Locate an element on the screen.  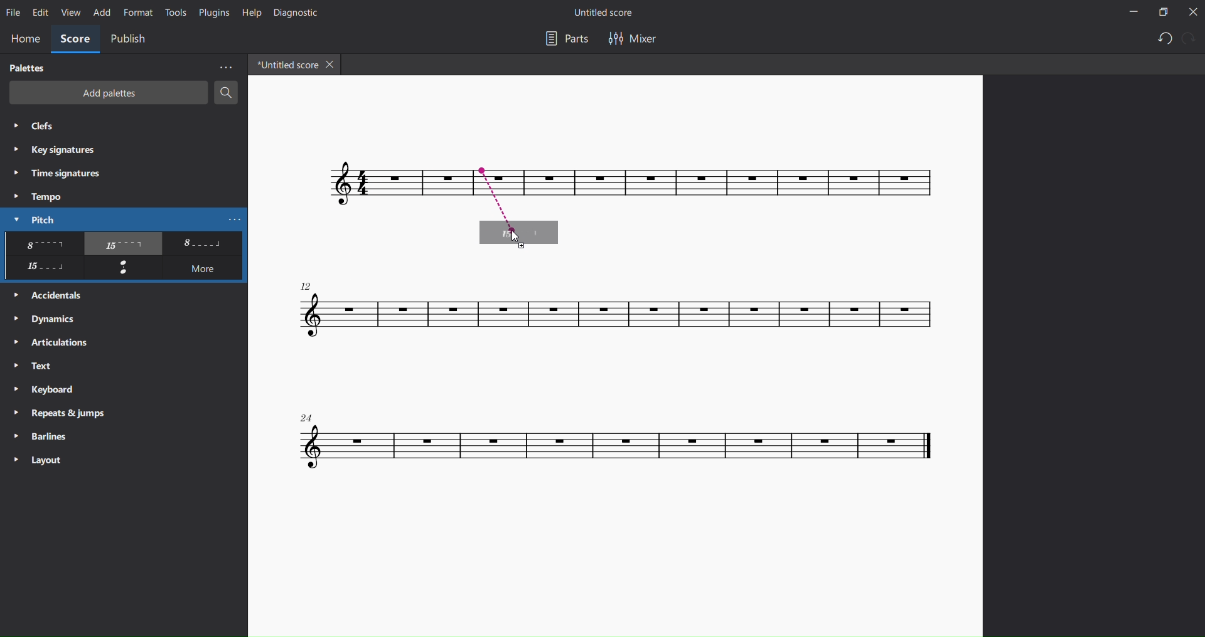
format is located at coordinates (137, 12).